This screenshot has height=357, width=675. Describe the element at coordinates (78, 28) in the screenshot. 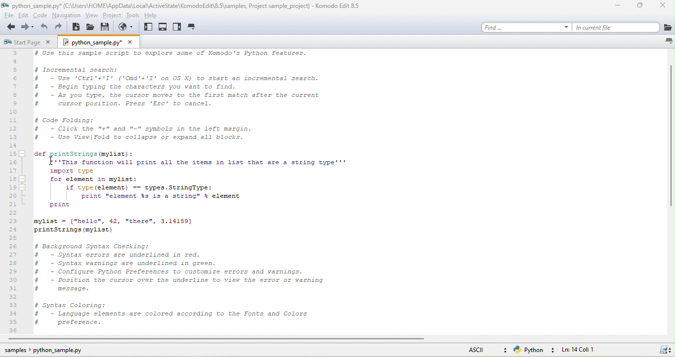

I see `new` at that location.